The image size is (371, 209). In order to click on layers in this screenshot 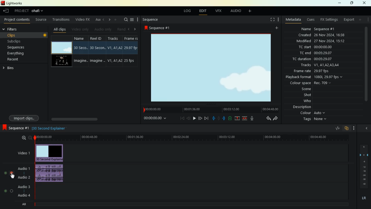, I will do `click(365, 166)`.